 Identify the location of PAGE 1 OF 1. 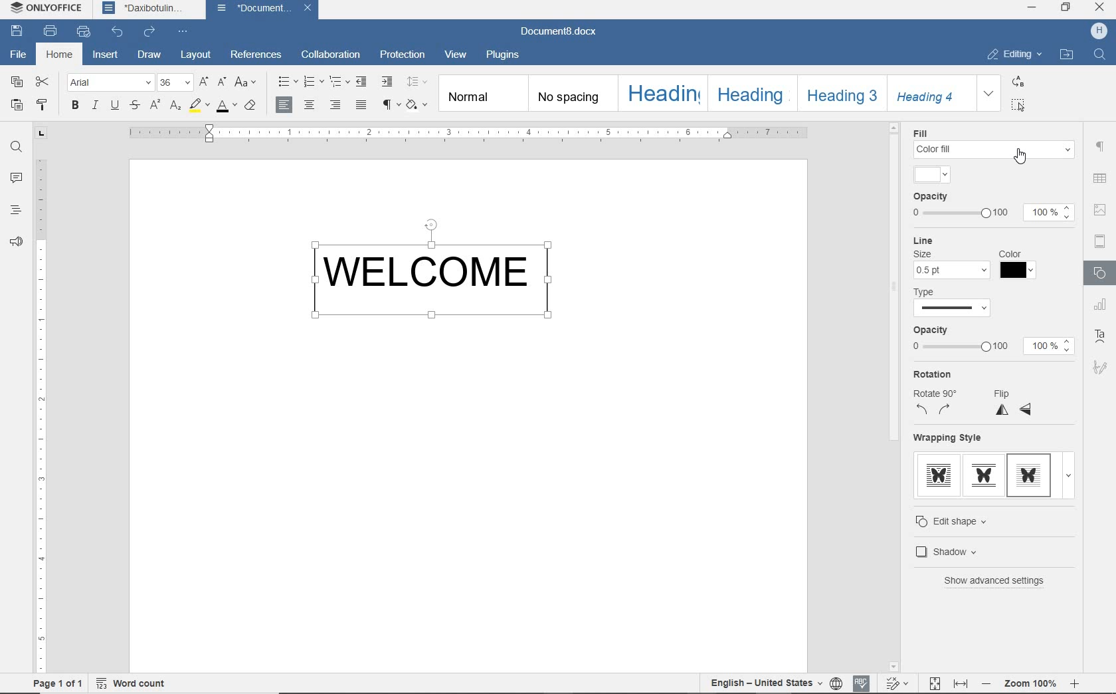
(57, 683).